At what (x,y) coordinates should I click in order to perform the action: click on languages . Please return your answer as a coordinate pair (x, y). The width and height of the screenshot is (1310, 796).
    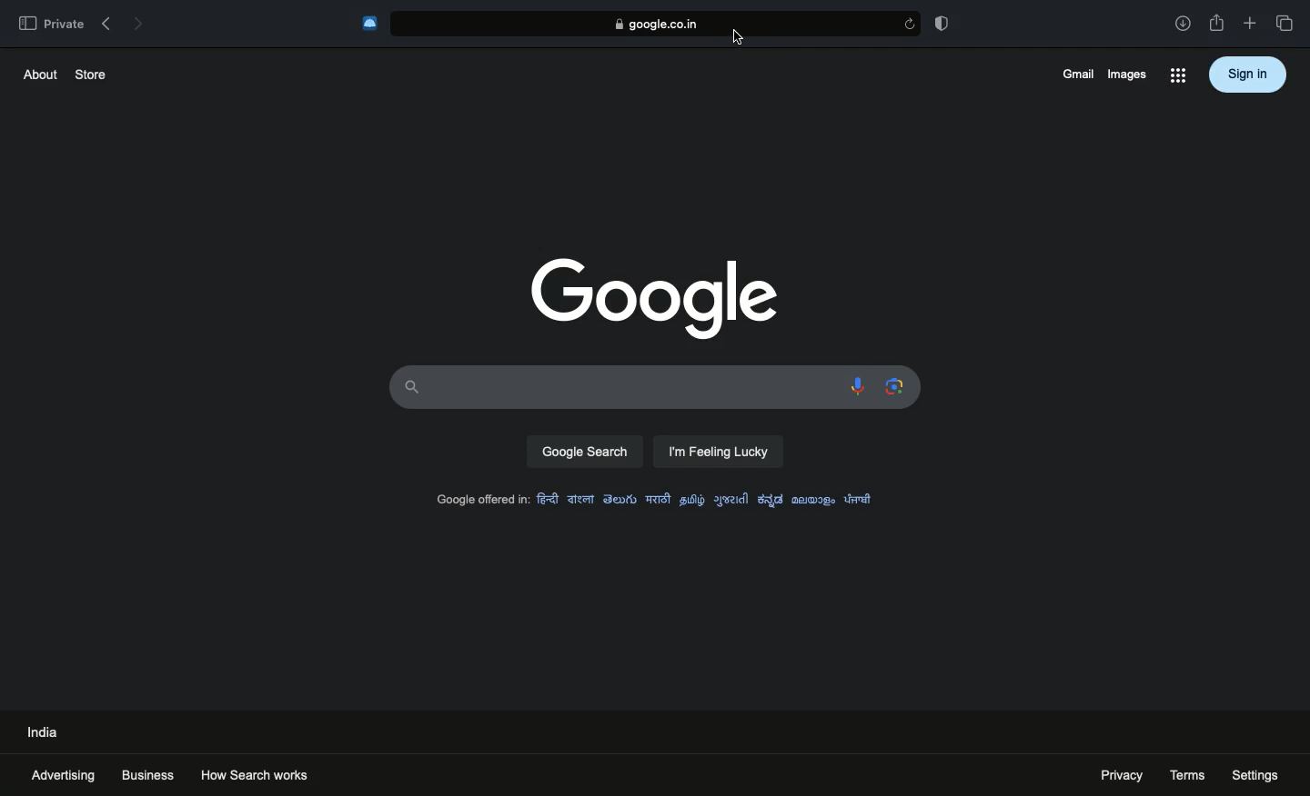
    Looking at the image, I should click on (709, 497).